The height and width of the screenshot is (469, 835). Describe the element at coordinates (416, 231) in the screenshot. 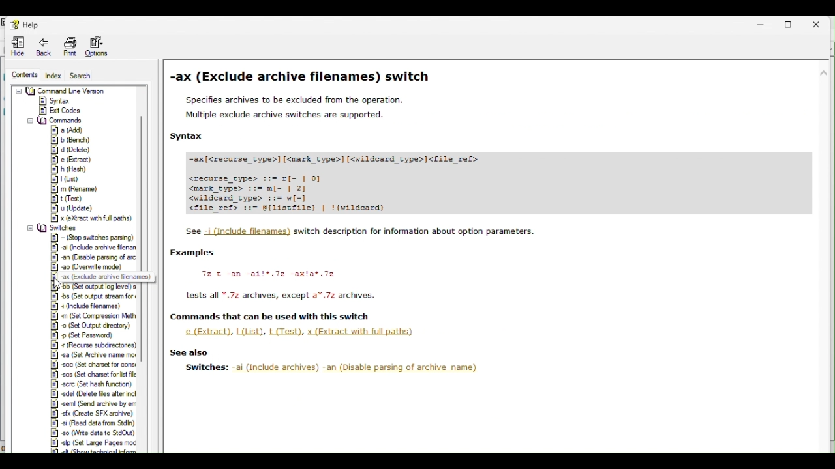

I see `switch description for information about option parameters.` at that location.